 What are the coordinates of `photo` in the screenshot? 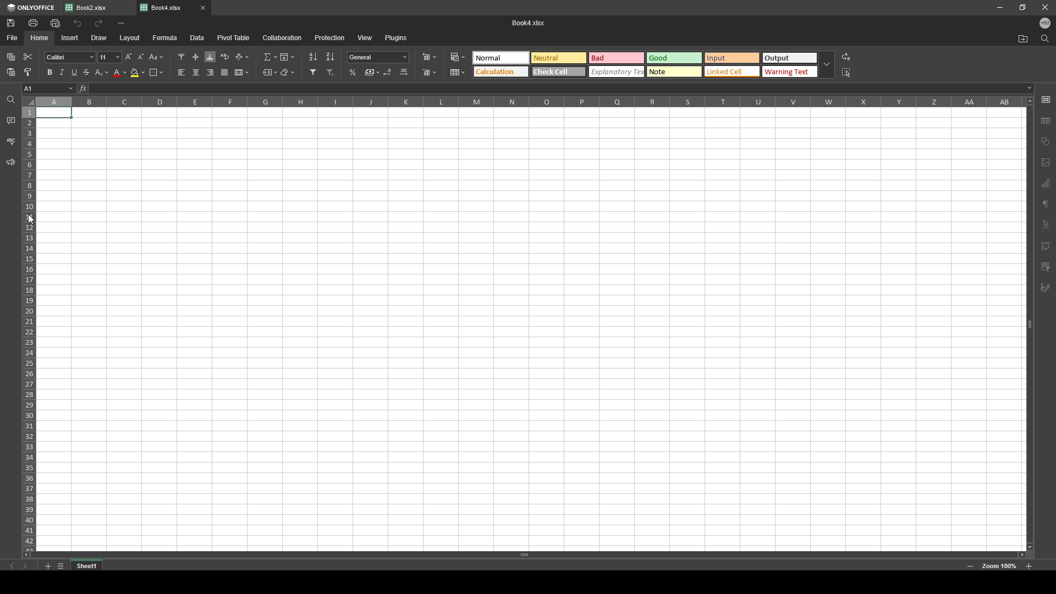 It's located at (1046, 163).